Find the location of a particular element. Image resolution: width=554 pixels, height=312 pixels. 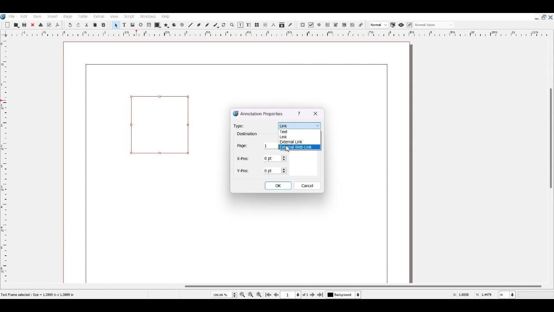

Rotate Item is located at coordinates (224, 25).